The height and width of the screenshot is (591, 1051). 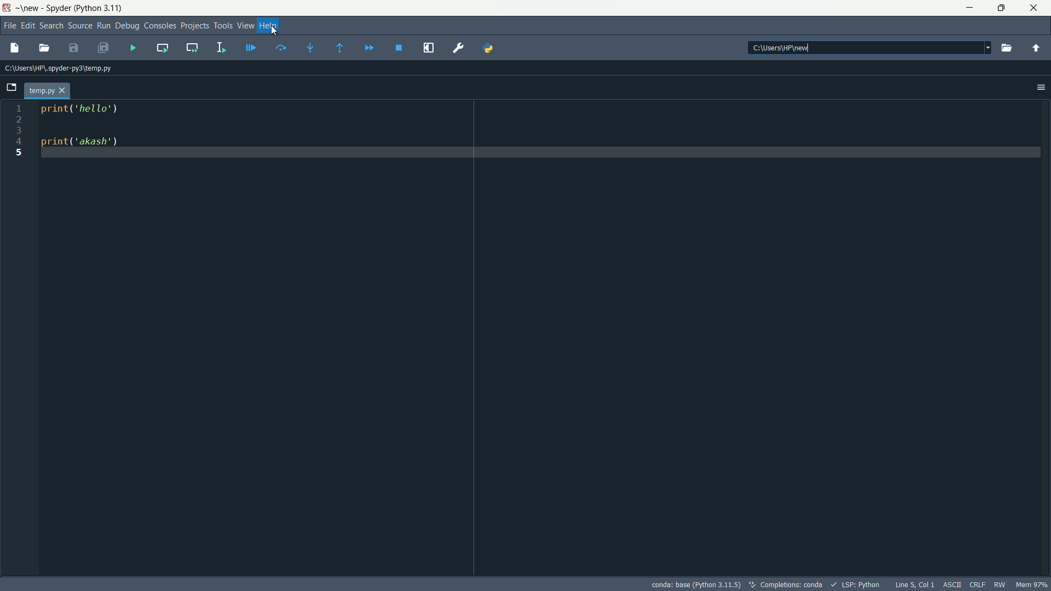 I want to click on run current cell and go to the next one , so click(x=192, y=46).